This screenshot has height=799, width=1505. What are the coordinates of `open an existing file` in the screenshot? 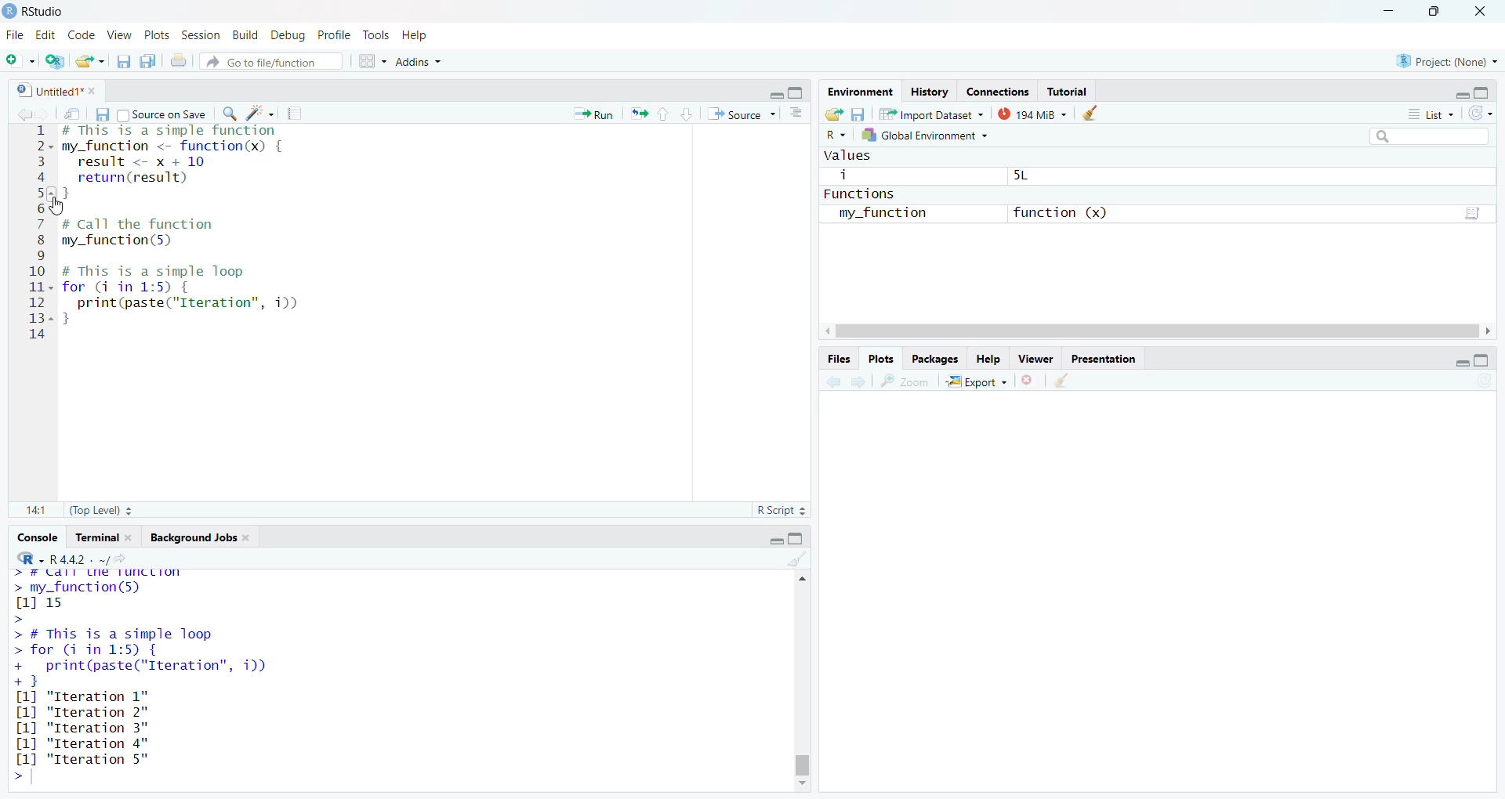 It's located at (91, 60).